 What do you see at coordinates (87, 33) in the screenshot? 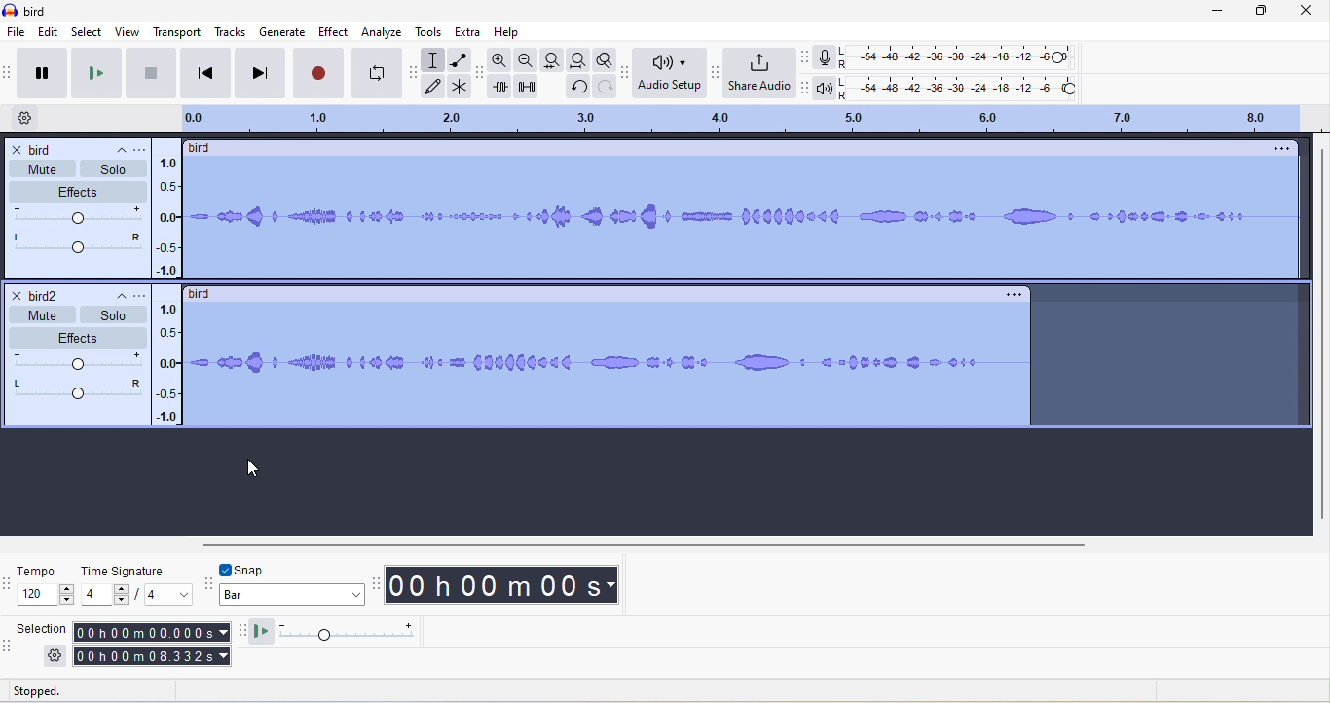
I see `select` at bounding box center [87, 33].